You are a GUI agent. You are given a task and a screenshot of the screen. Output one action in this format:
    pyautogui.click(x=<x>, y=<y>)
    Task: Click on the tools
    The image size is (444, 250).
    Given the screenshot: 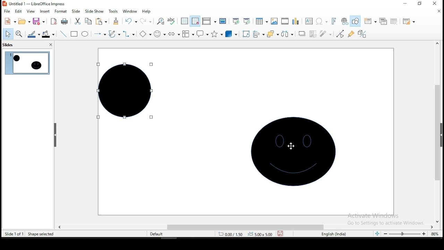 What is the action you would take?
    pyautogui.click(x=112, y=11)
    